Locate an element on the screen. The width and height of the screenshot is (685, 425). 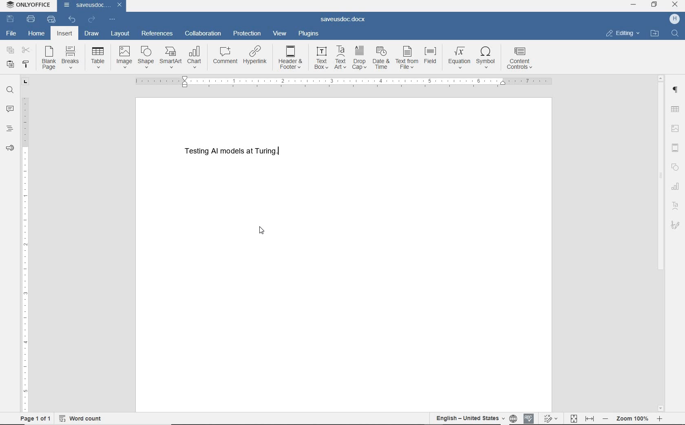
customize quick access toolbar is located at coordinates (112, 20).